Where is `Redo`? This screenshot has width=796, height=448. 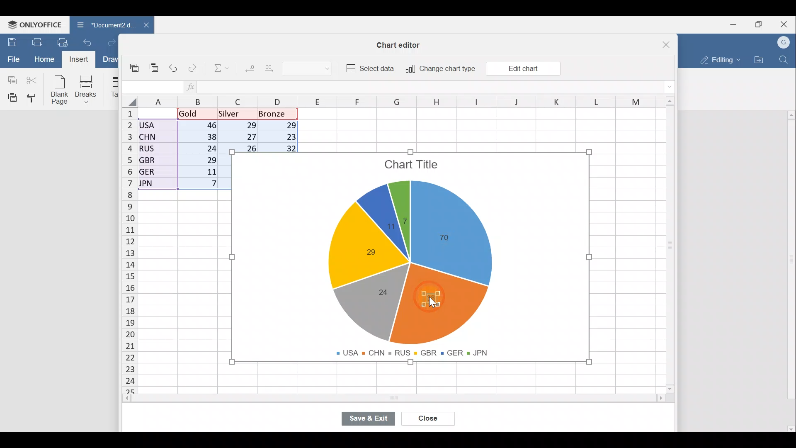 Redo is located at coordinates (193, 70).